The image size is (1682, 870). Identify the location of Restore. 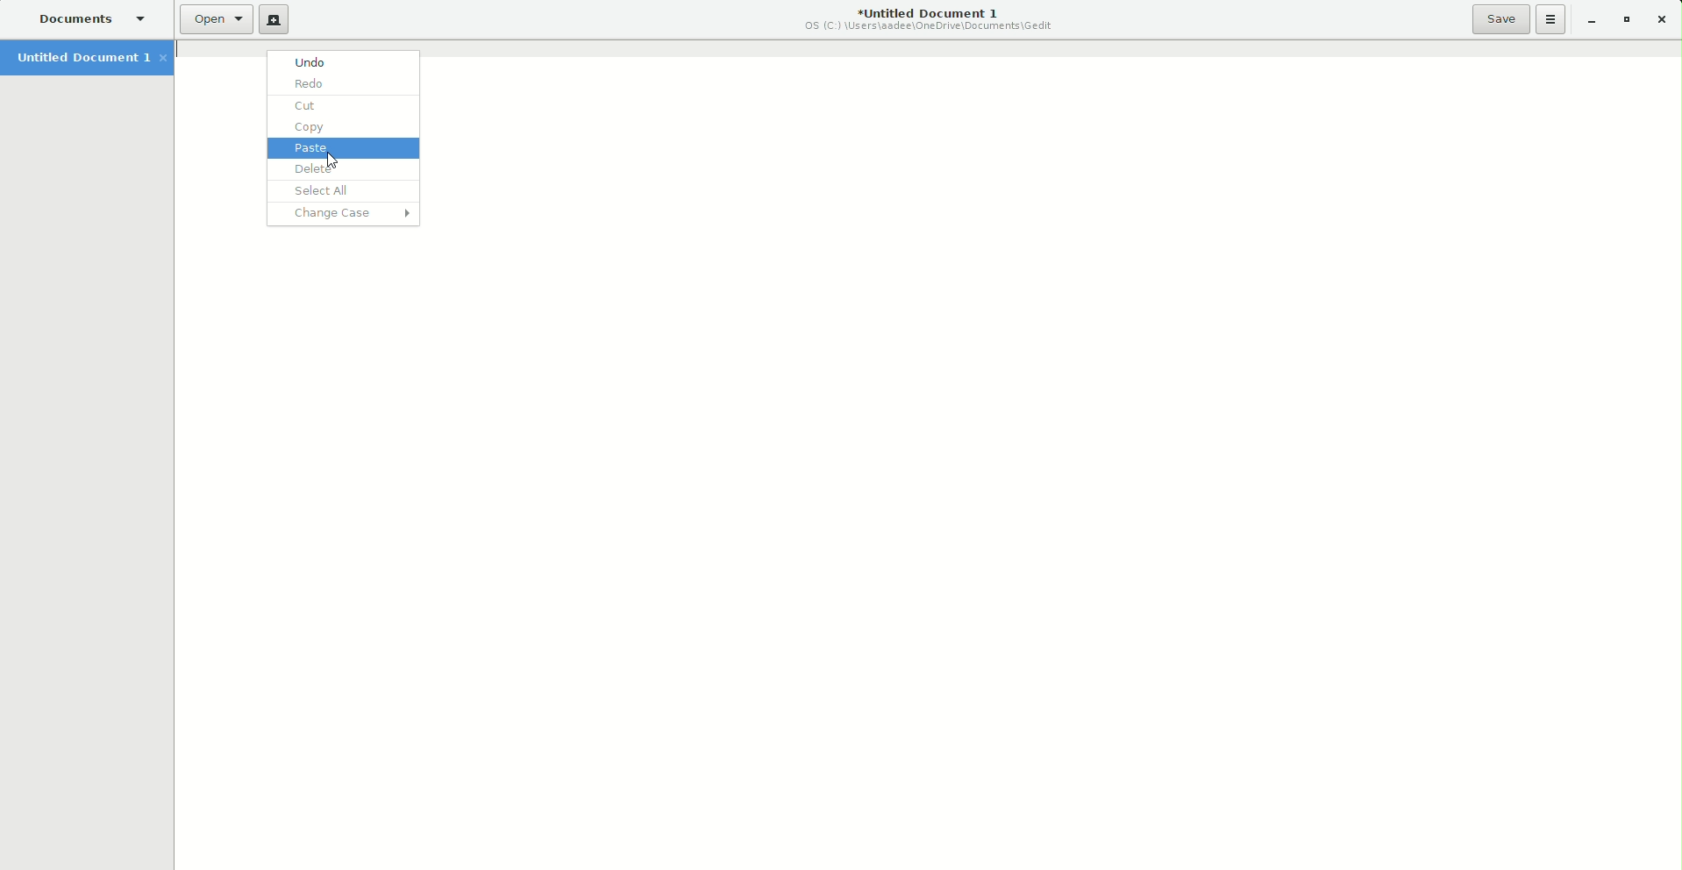
(1623, 18).